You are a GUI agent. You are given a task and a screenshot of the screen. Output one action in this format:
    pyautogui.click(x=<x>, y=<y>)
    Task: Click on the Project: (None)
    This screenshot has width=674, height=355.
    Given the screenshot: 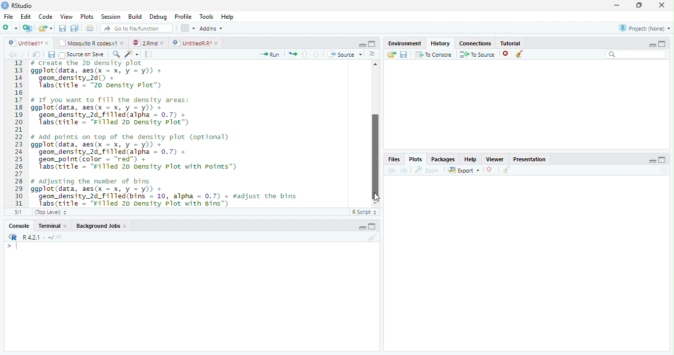 What is the action you would take?
    pyautogui.click(x=644, y=28)
    